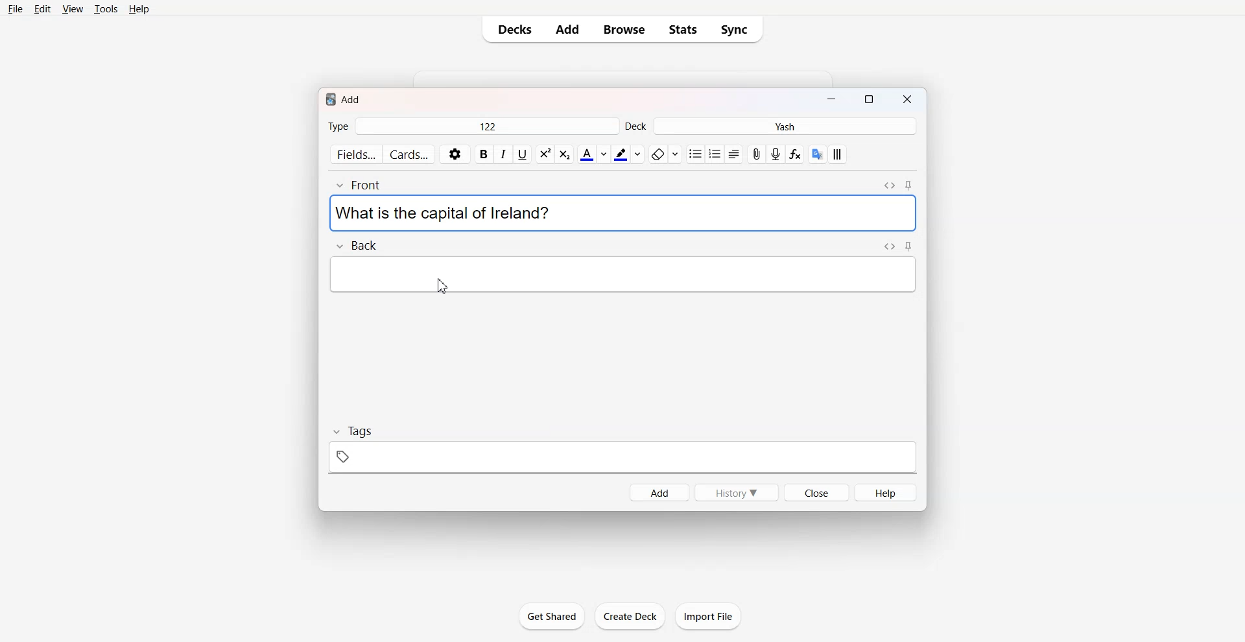  What do you see at coordinates (818, 154) in the screenshot?
I see `Google Translate` at bounding box center [818, 154].